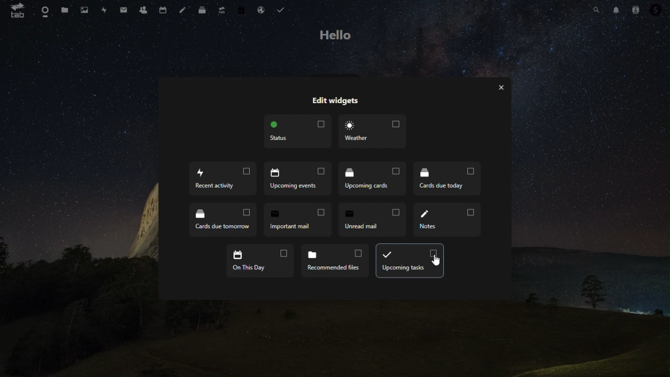 The image size is (670, 377). I want to click on upcoming tasks, so click(409, 261).